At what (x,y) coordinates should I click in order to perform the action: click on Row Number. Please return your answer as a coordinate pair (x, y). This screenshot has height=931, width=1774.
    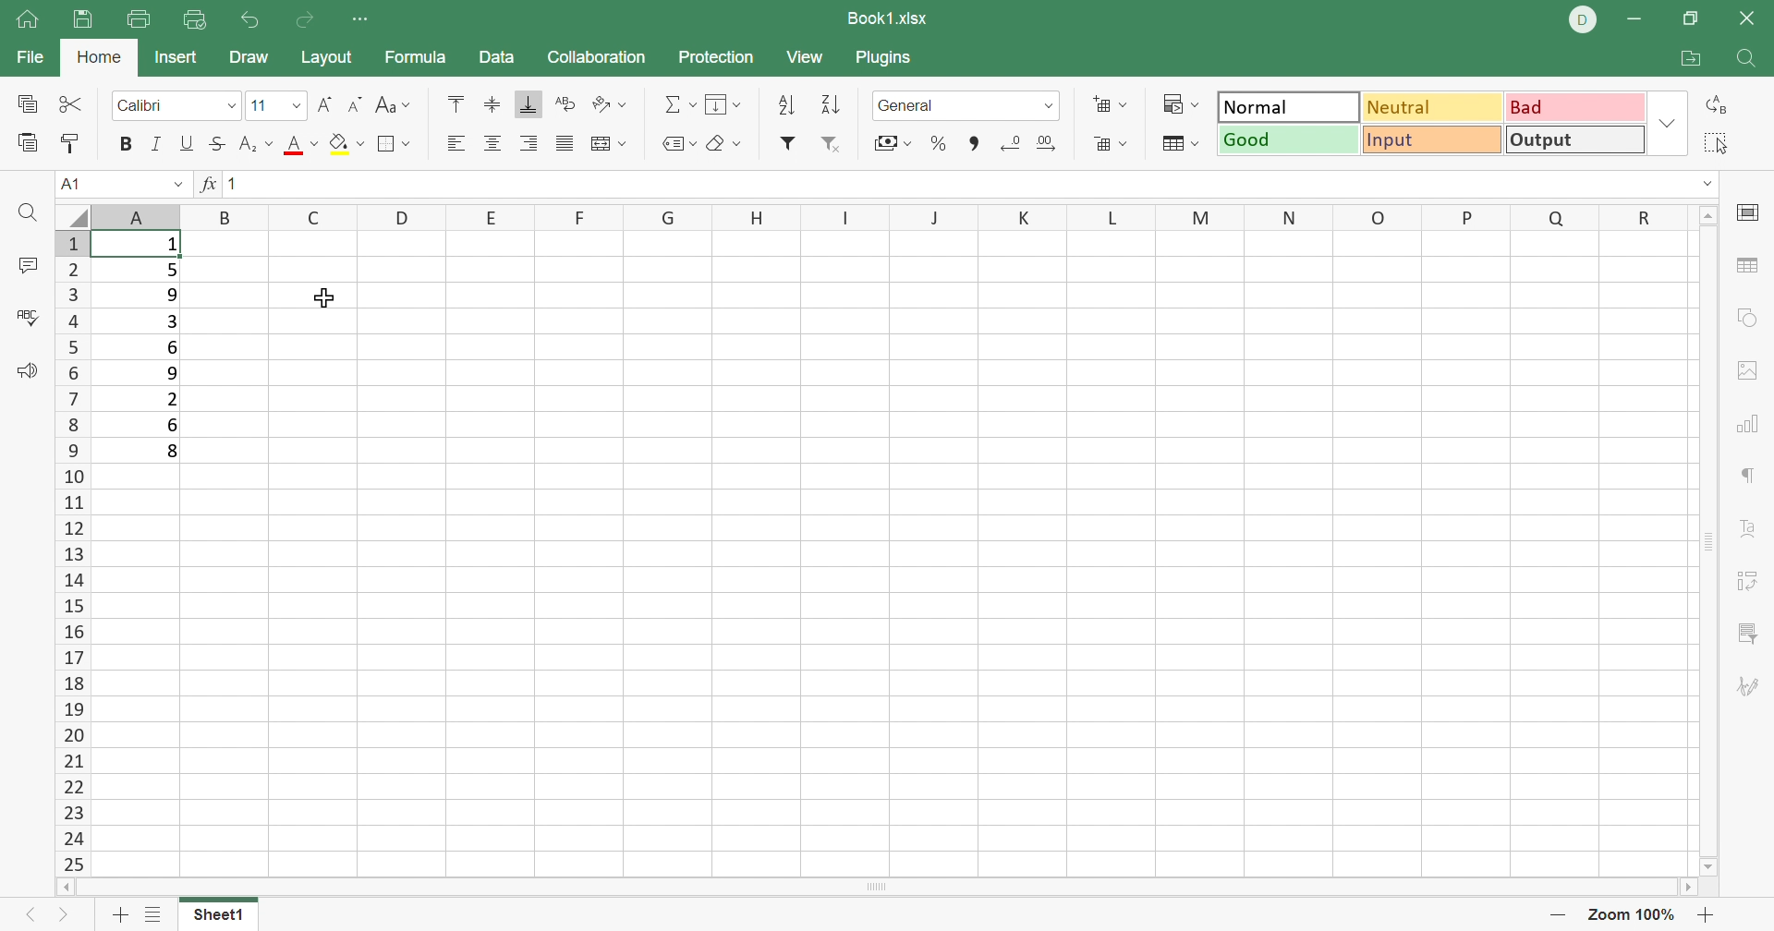
    Looking at the image, I should click on (74, 552).